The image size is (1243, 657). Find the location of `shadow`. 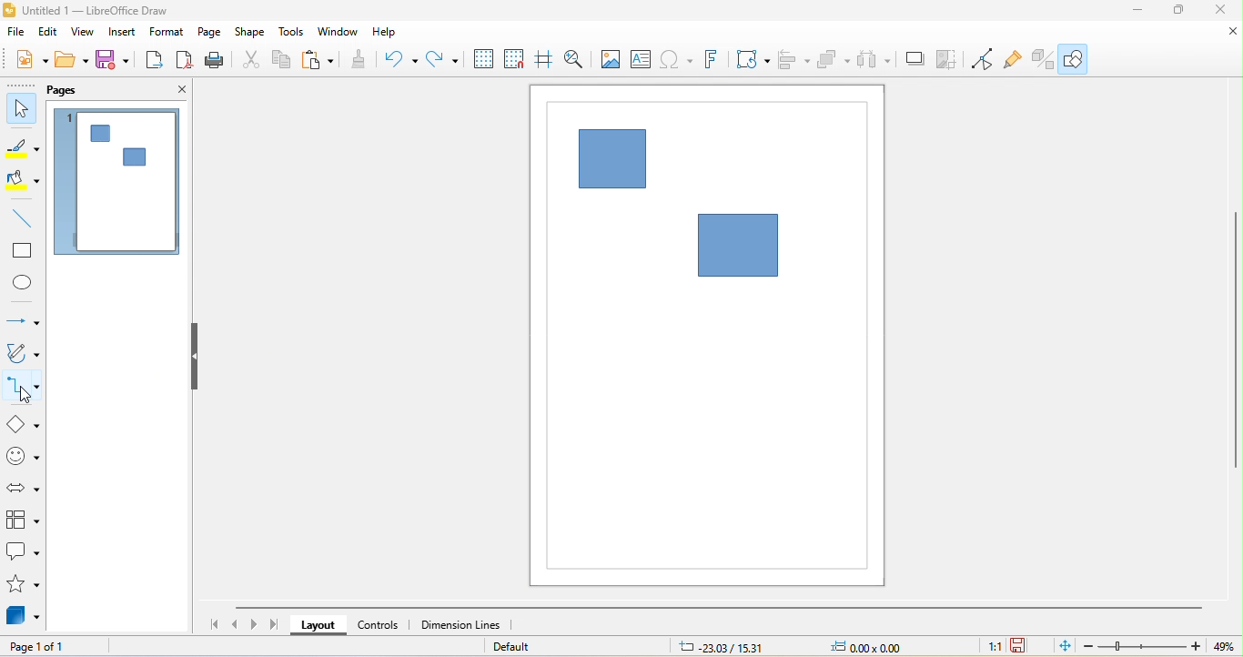

shadow is located at coordinates (913, 60).